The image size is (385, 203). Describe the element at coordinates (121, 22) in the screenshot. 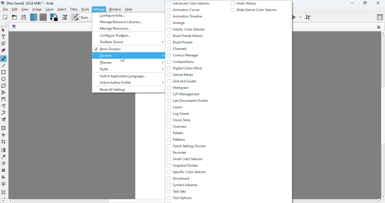

I see `manage resource libraries` at that location.